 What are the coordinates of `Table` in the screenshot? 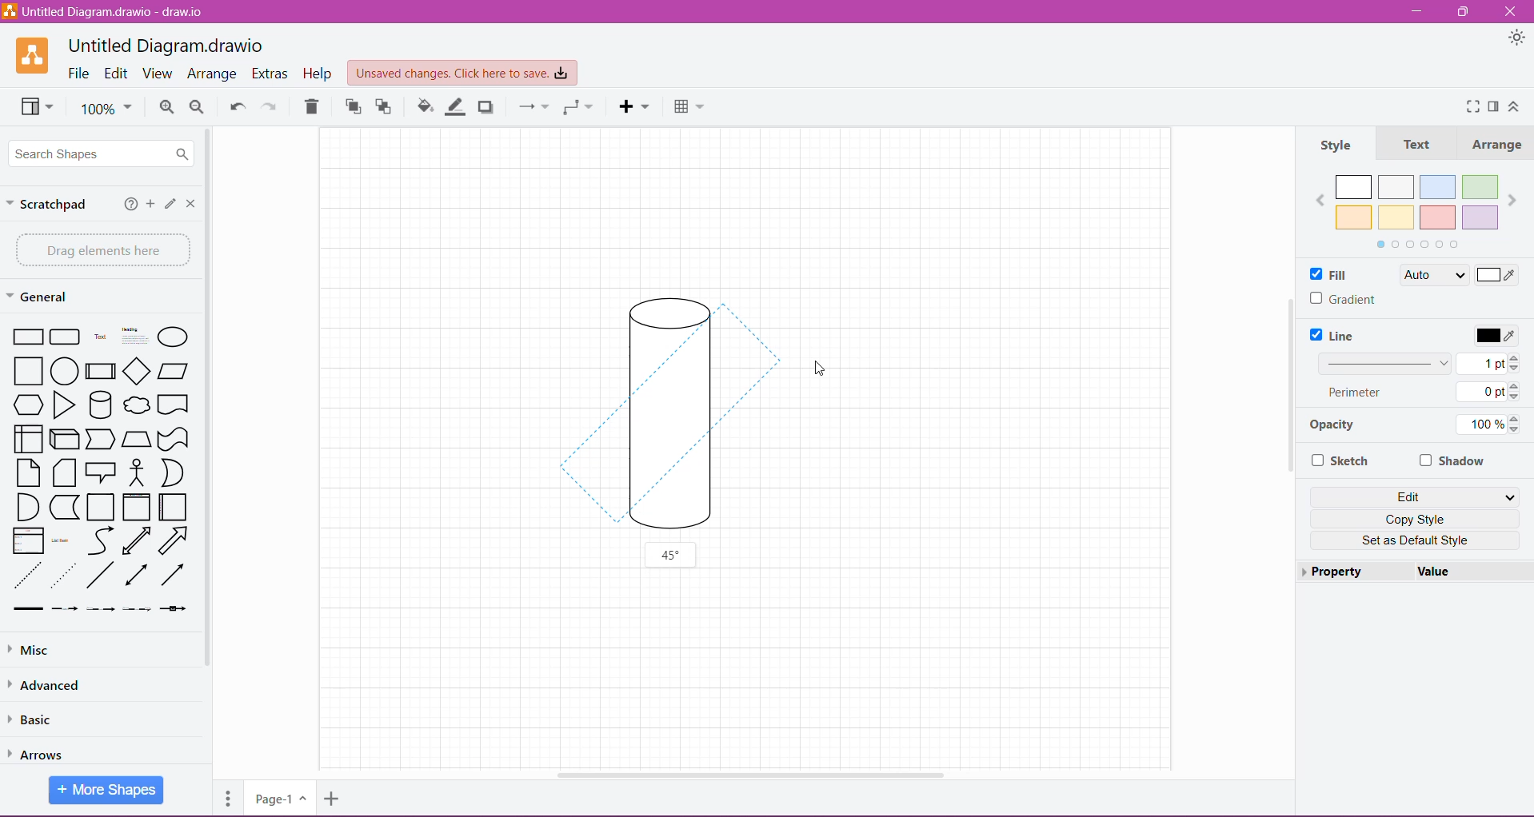 It's located at (690, 108).